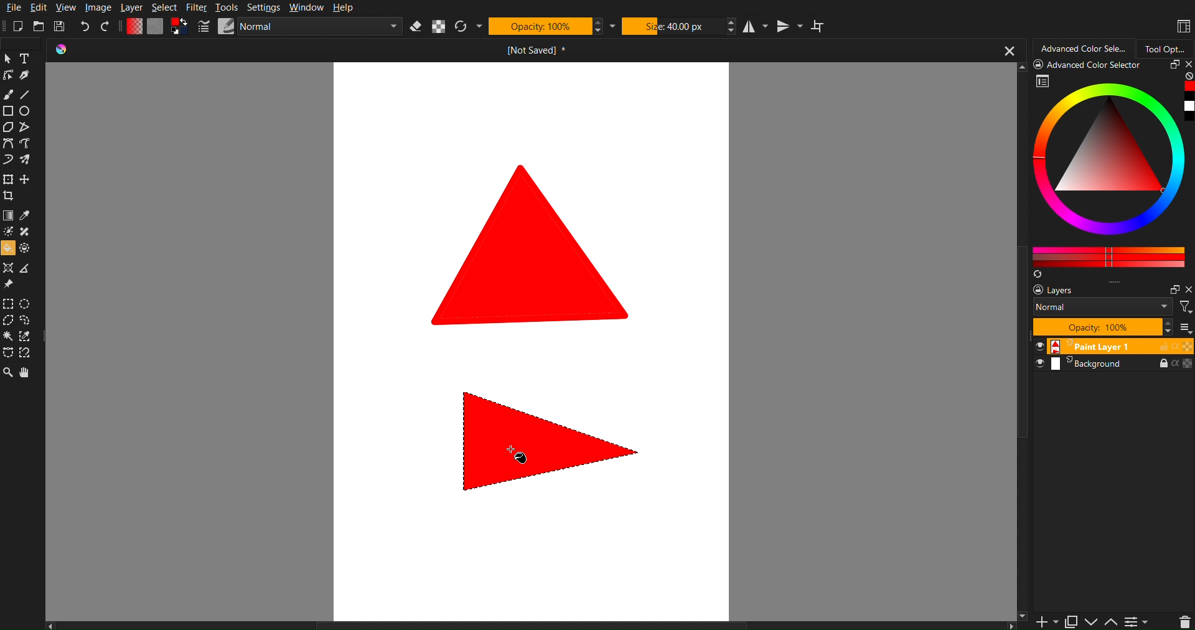  I want to click on Current Document, so click(537, 52).